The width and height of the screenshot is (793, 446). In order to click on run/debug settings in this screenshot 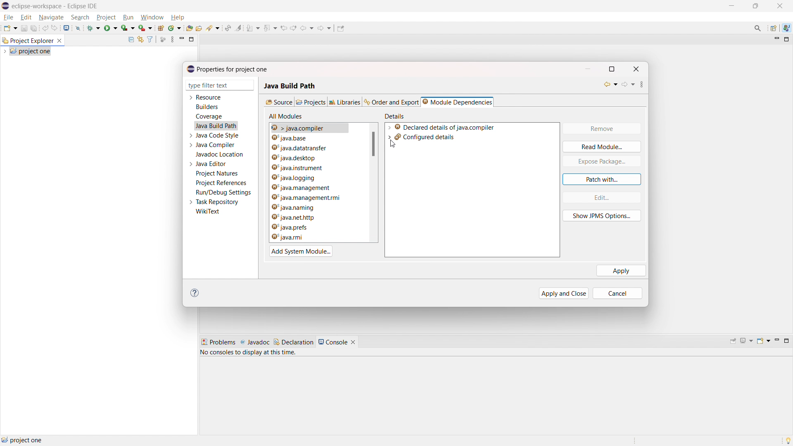, I will do `click(224, 192)`.